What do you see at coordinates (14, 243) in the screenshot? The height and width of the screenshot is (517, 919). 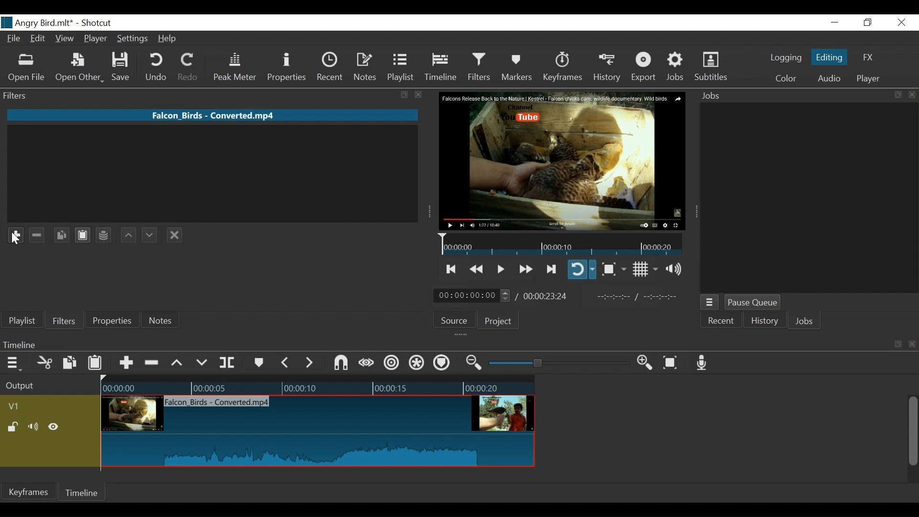 I see `Cursor` at bounding box center [14, 243].